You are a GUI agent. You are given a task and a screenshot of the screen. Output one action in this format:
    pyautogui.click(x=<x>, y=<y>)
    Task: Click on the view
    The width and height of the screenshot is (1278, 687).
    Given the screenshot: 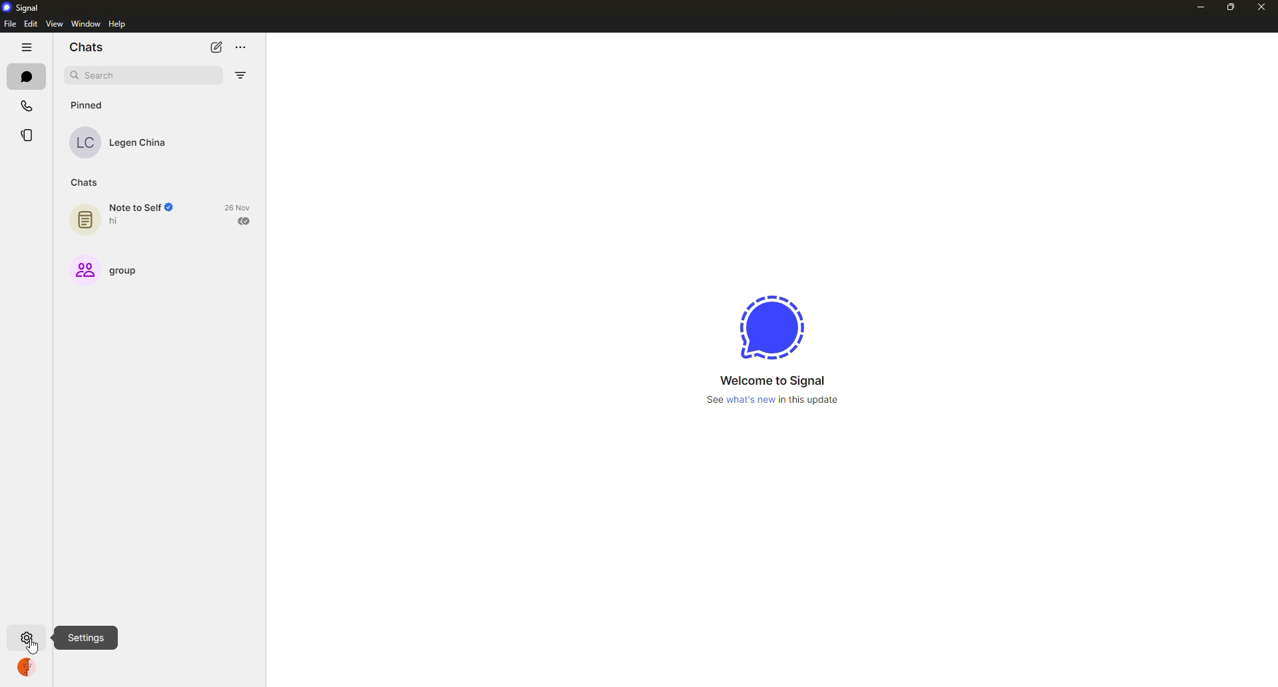 What is the action you would take?
    pyautogui.click(x=53, y=23)
    